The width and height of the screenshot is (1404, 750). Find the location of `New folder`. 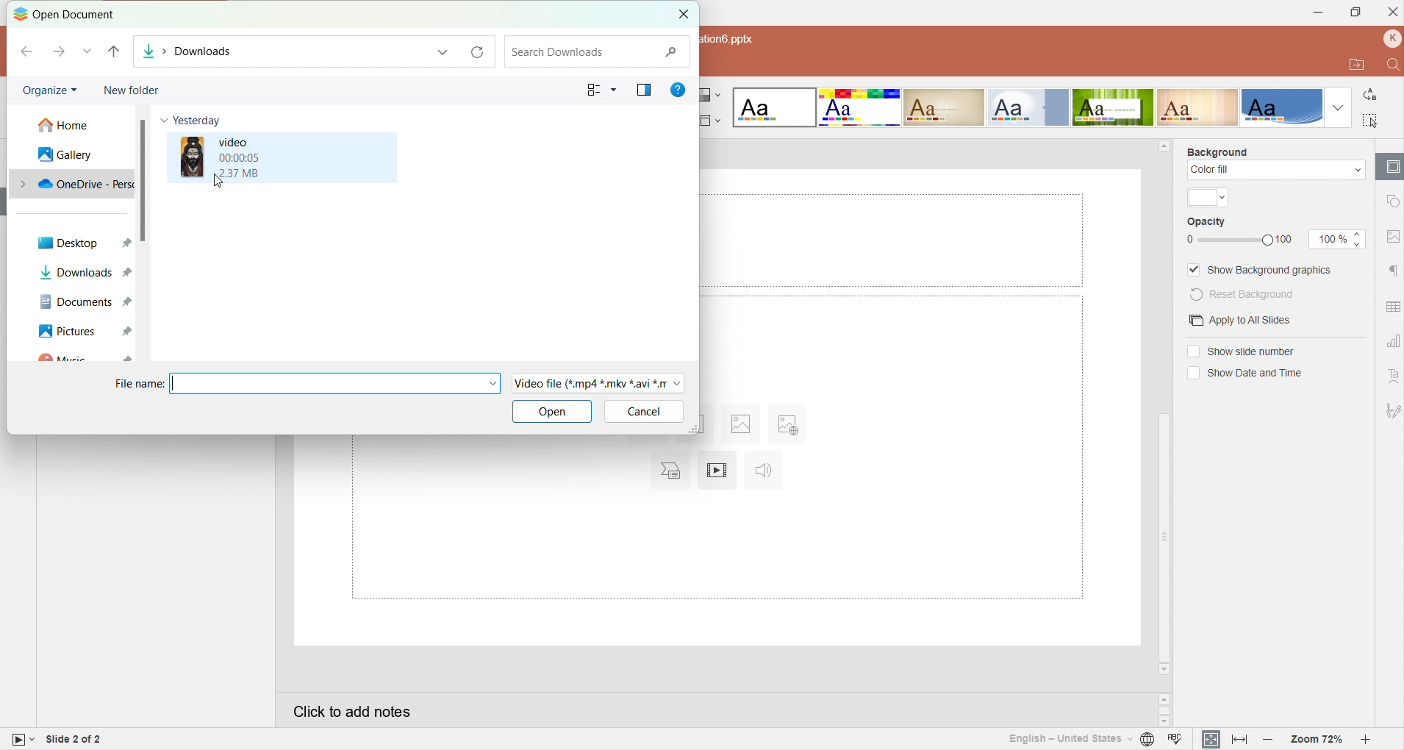

New folder is located at coordinates (130, 90).